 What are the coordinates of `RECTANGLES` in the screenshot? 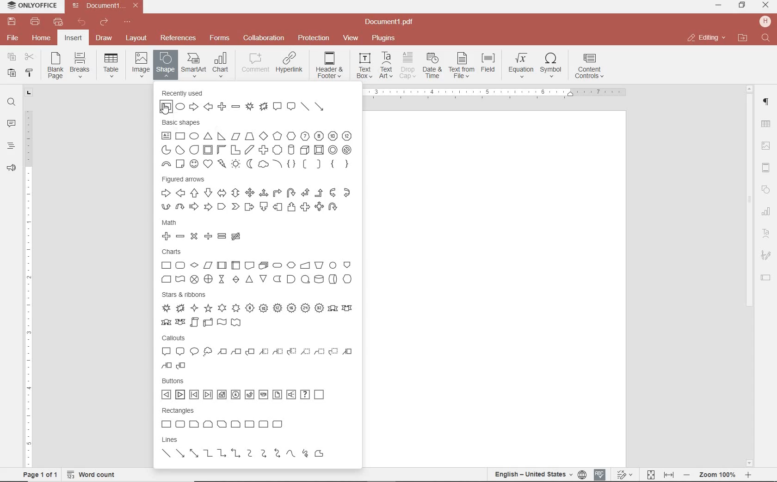 It's located at (222, 418).